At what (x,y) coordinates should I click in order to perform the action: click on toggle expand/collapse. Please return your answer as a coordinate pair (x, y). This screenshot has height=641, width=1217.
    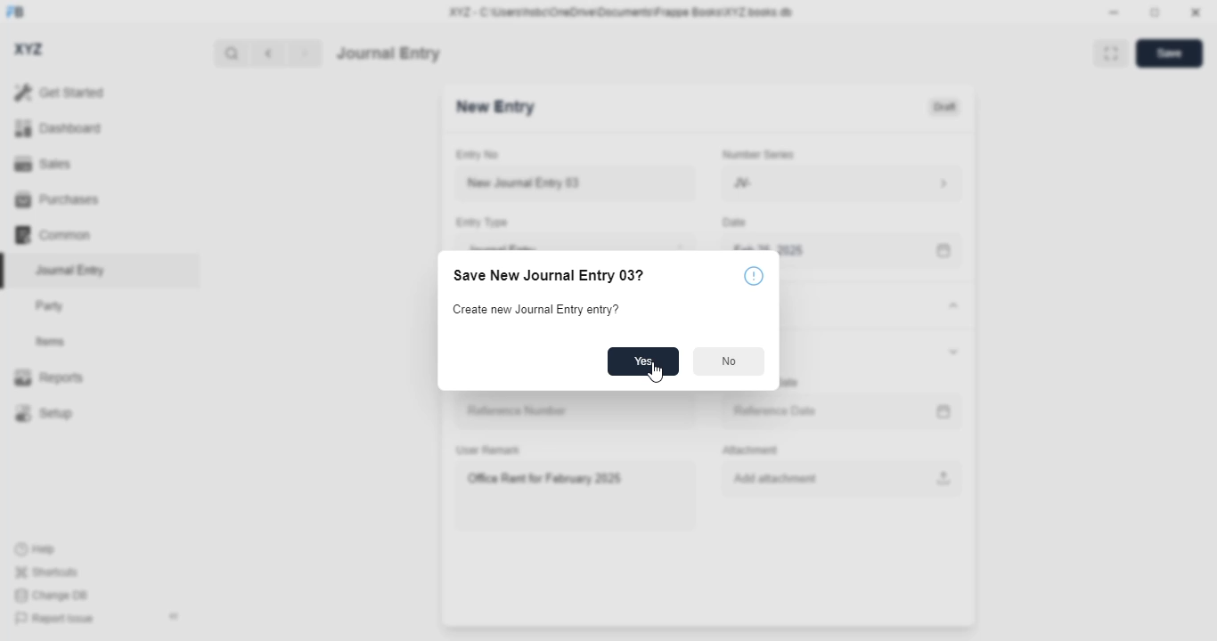
    Looking at the image, I should click on (950, 305).